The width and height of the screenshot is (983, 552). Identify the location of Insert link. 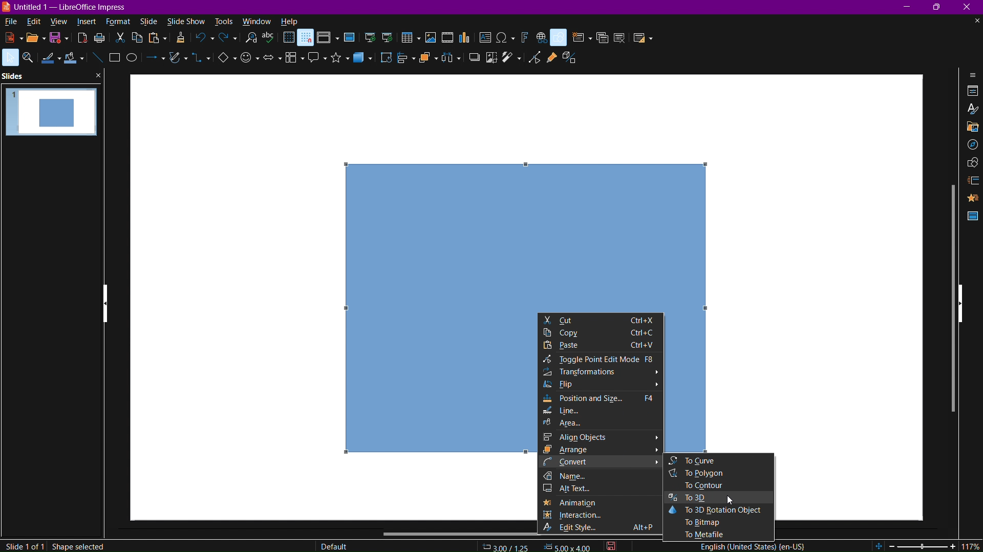
(541, 38).